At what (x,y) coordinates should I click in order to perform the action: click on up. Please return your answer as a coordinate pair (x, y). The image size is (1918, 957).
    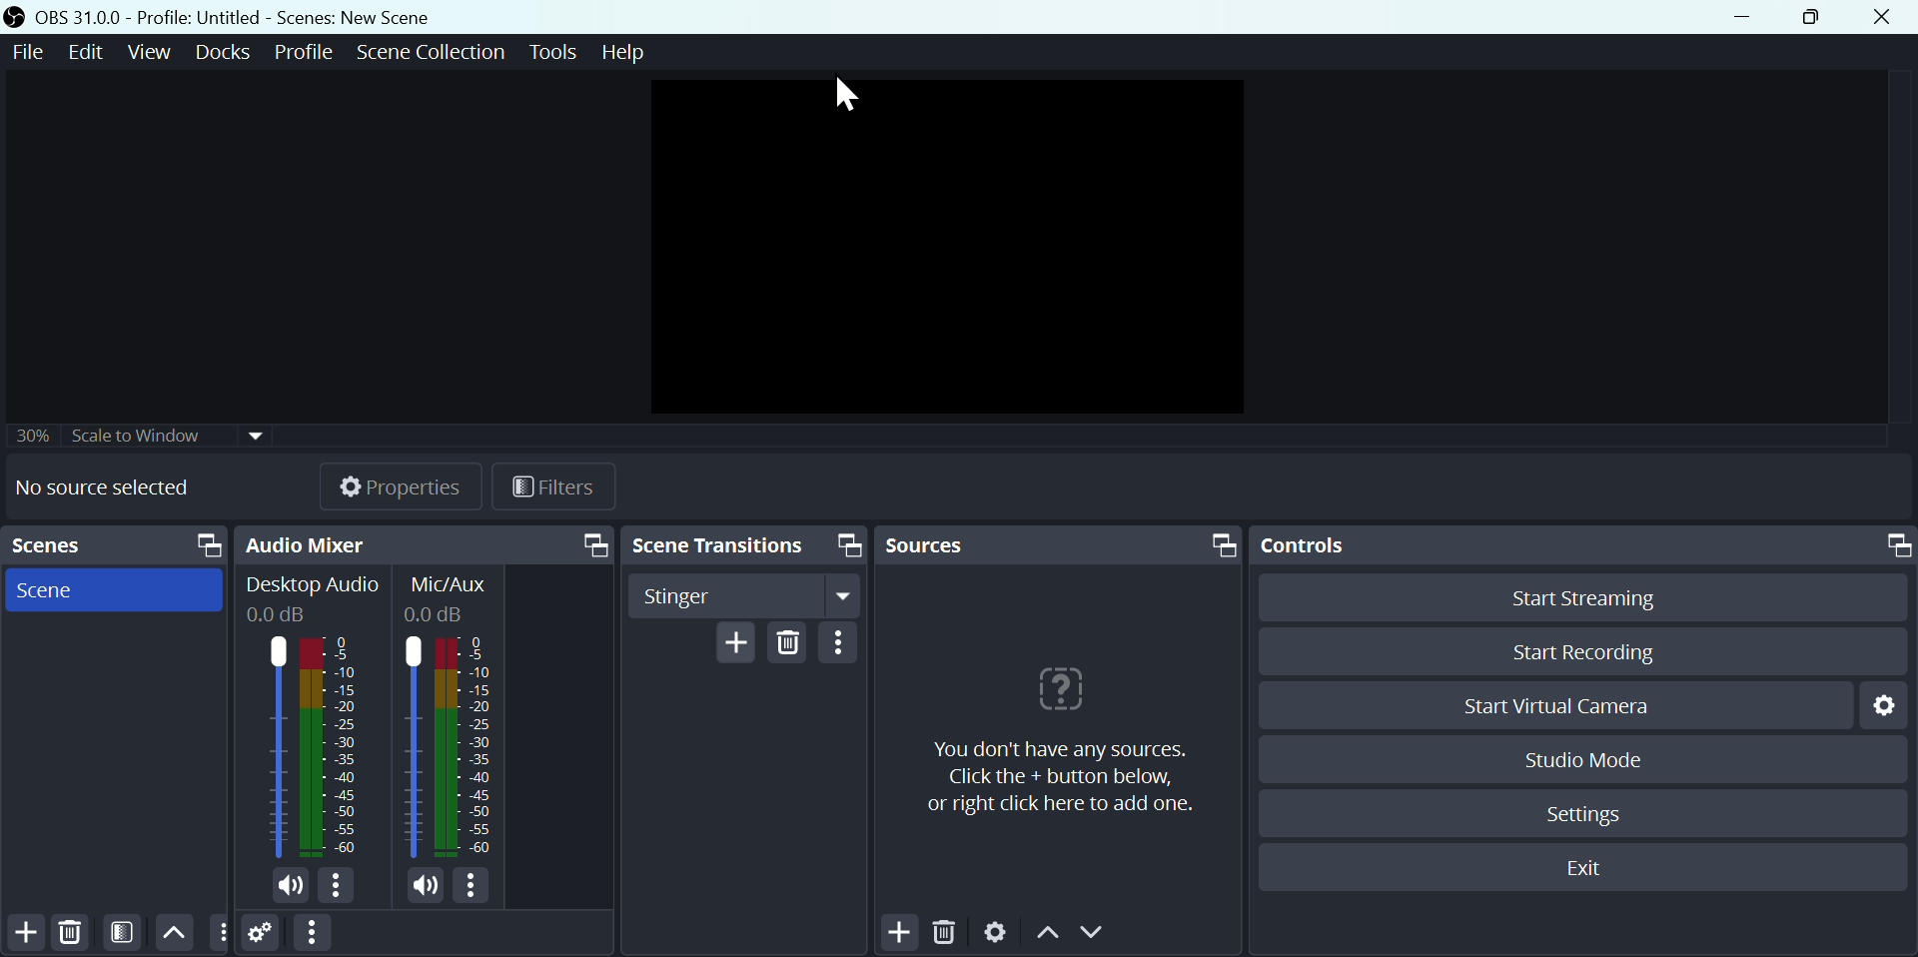
    Looking at the image, I should click on (1049, 938).